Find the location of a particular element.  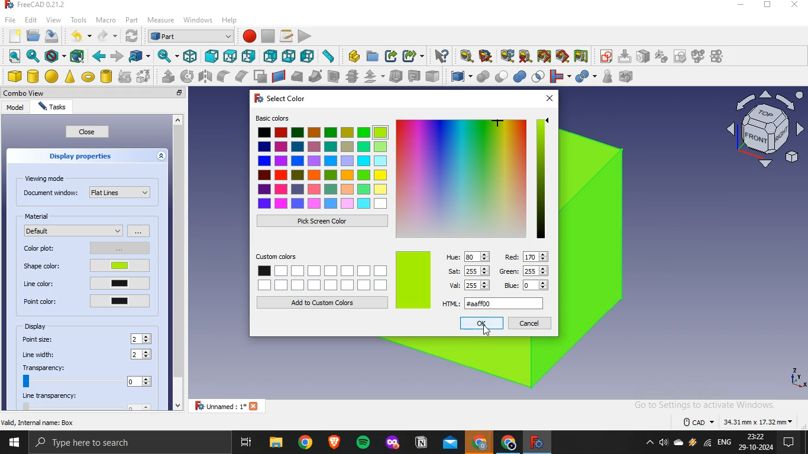

sat is located at coordinates (470, 270).